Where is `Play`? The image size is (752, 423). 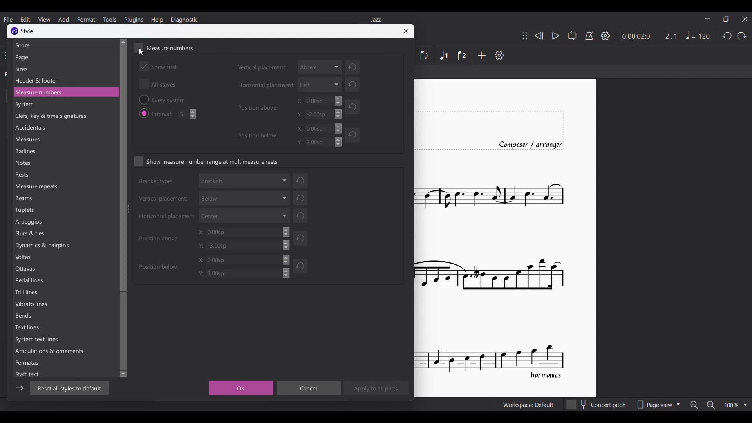 Play is located at coordinates (556, 36).